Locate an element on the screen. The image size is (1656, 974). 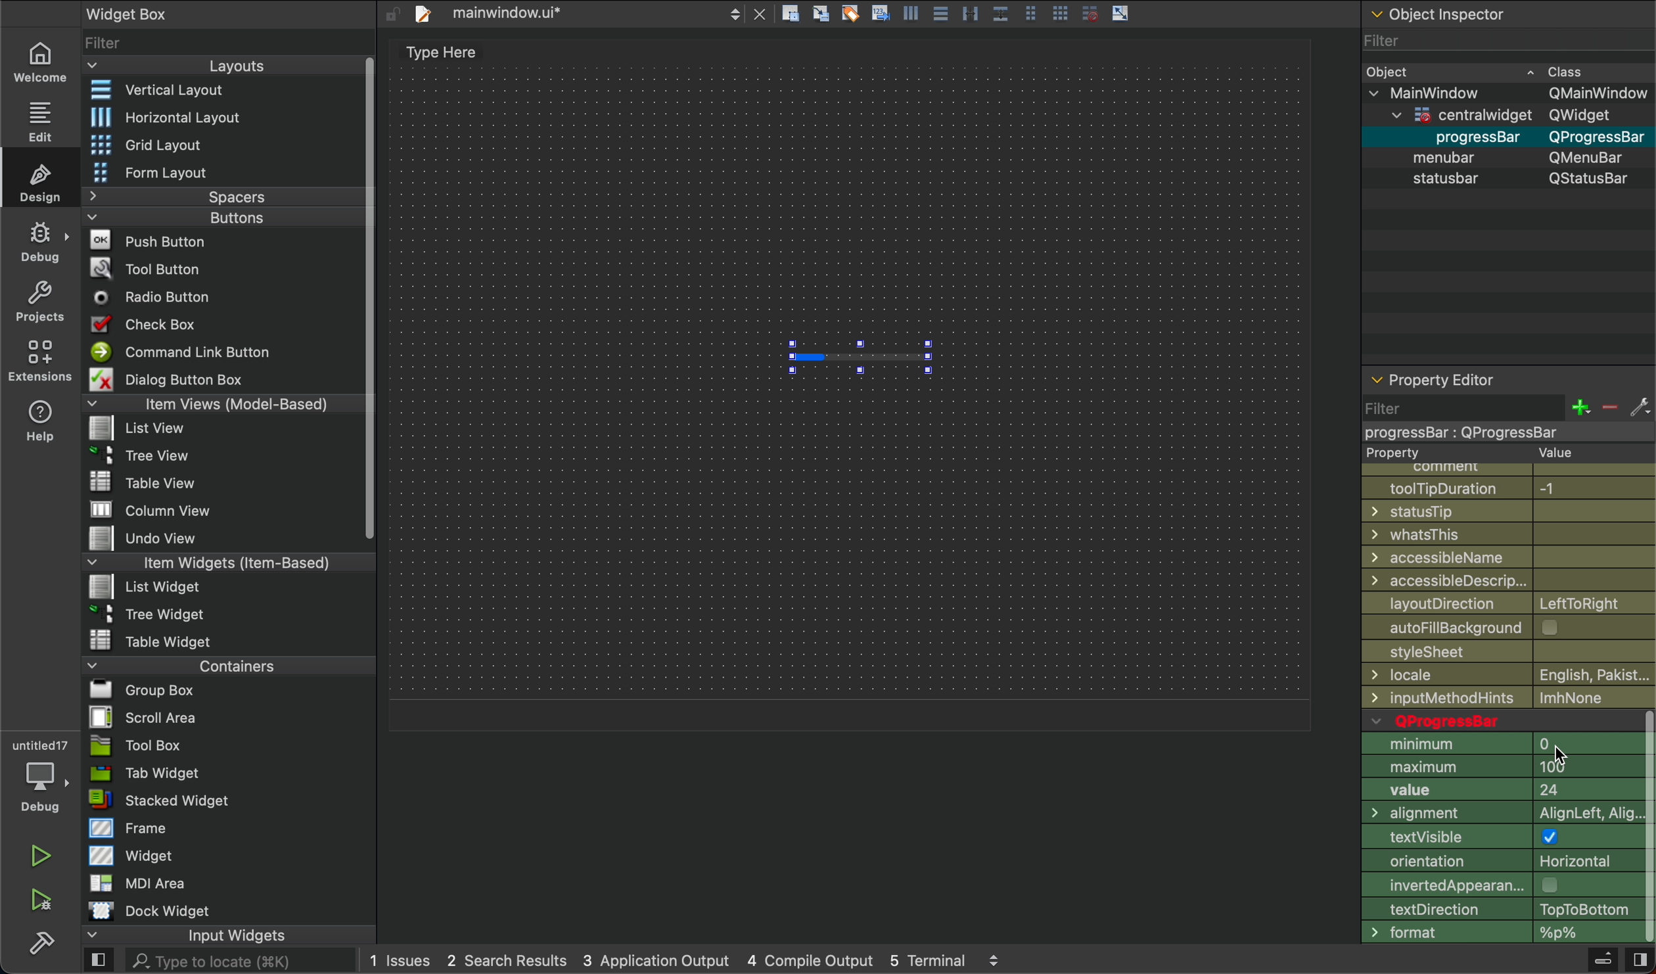
widget list is located at coordinates (221, 41).